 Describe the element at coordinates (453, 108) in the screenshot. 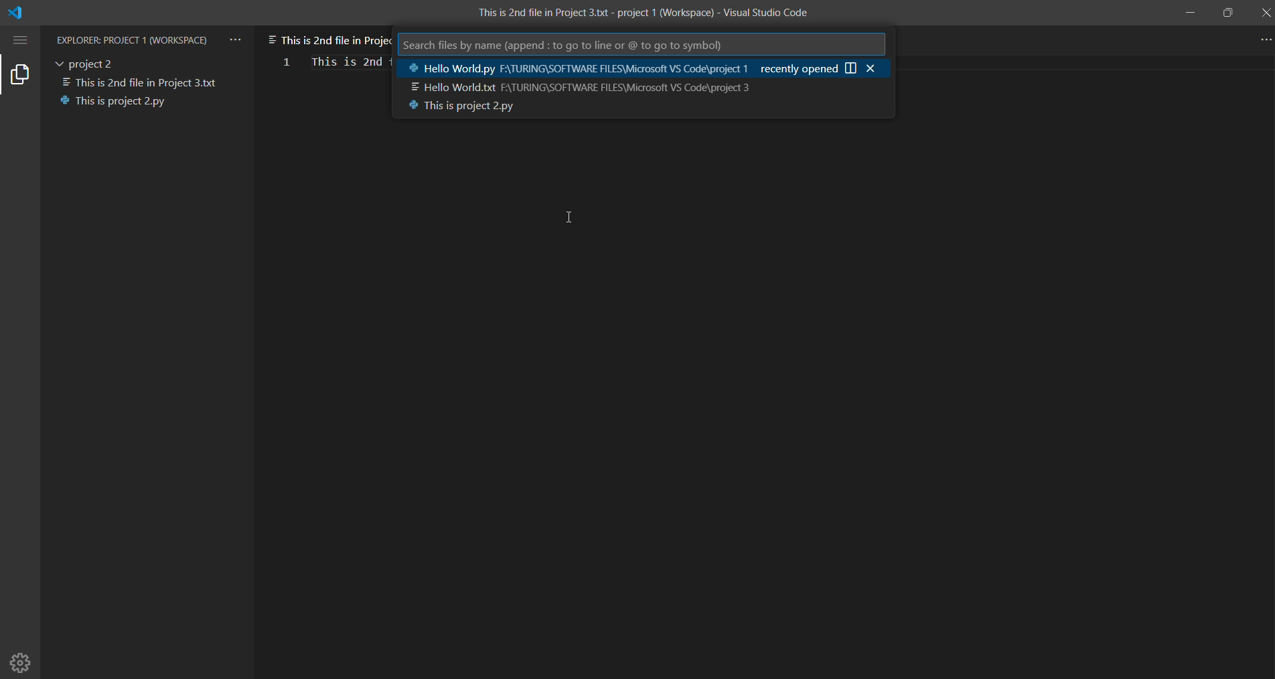

I see `This is project 2.py` at that location.